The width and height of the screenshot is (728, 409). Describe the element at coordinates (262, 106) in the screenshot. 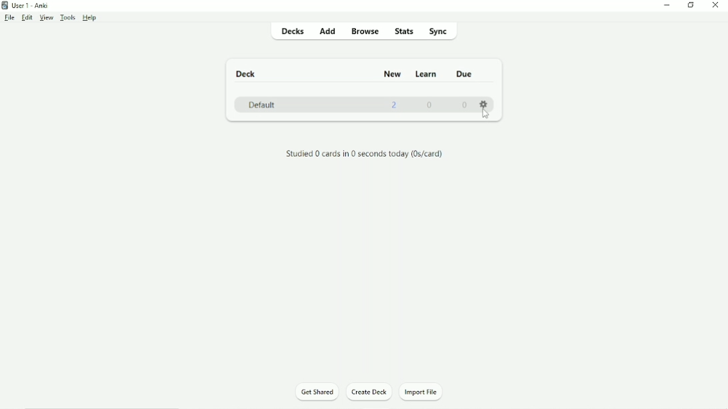

I see `Default` at that location.